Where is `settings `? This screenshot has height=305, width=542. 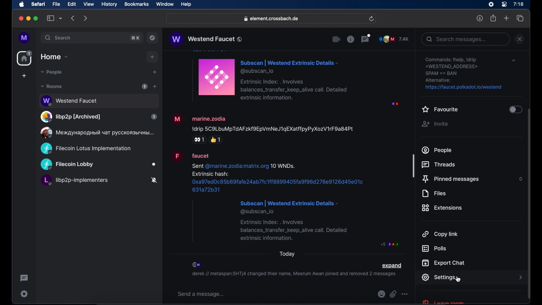 settings  is located at coordinates (464, 74).